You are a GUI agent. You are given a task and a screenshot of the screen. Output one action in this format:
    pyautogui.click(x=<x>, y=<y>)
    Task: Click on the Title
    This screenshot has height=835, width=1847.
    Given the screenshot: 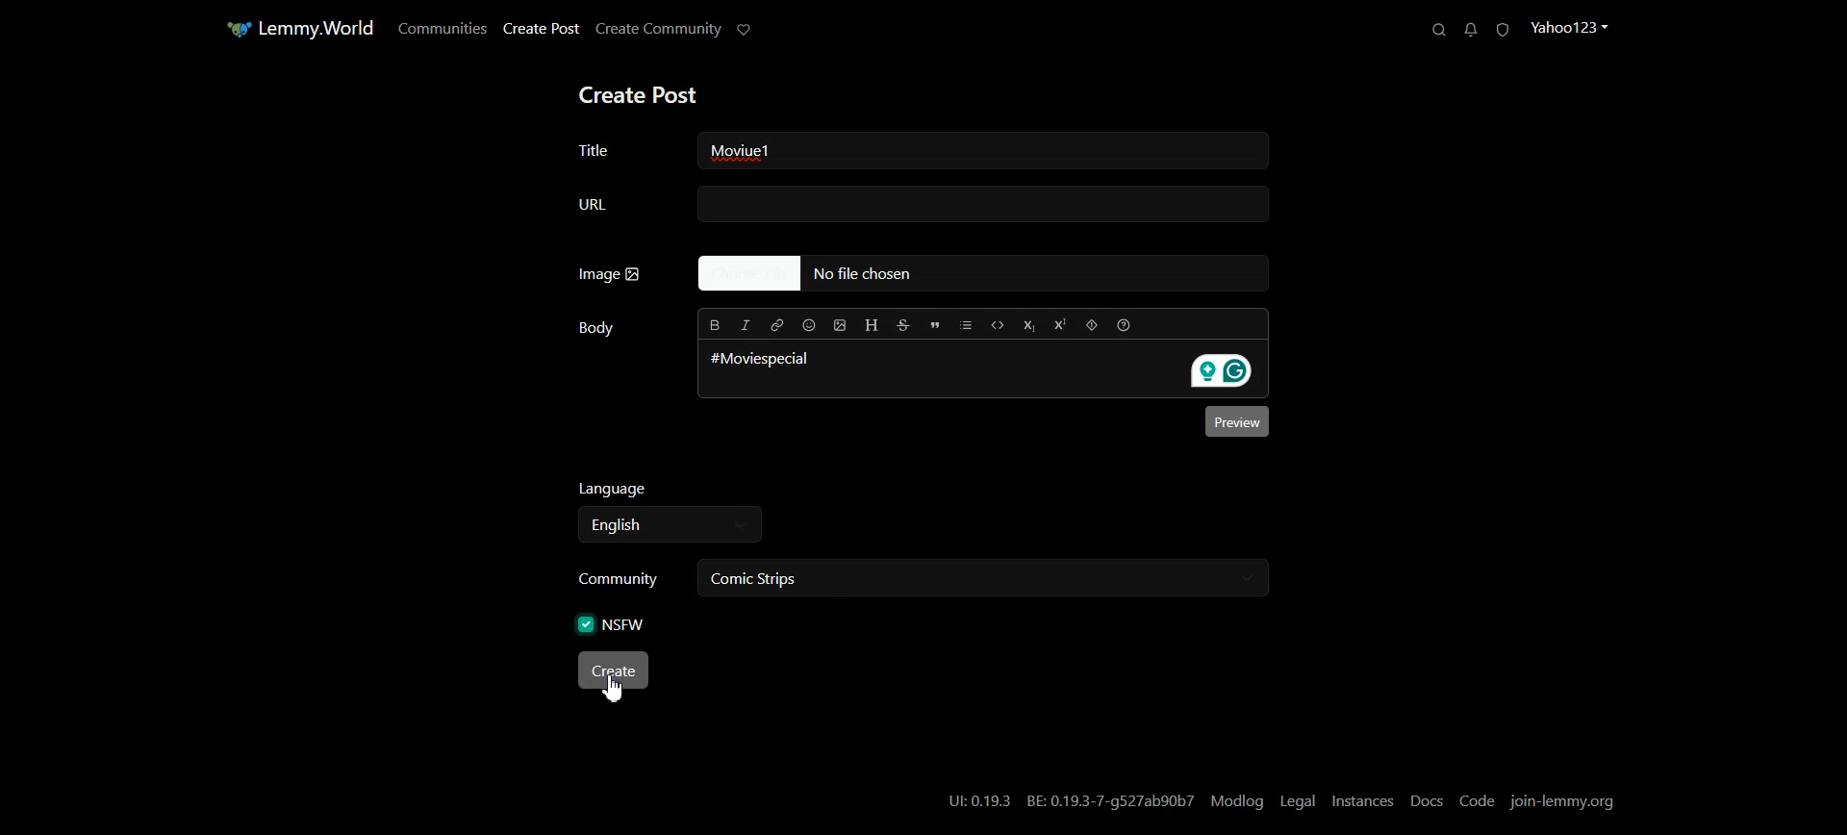 What is the action you would take?
    pyautogui.click(x=617, y=148)
    